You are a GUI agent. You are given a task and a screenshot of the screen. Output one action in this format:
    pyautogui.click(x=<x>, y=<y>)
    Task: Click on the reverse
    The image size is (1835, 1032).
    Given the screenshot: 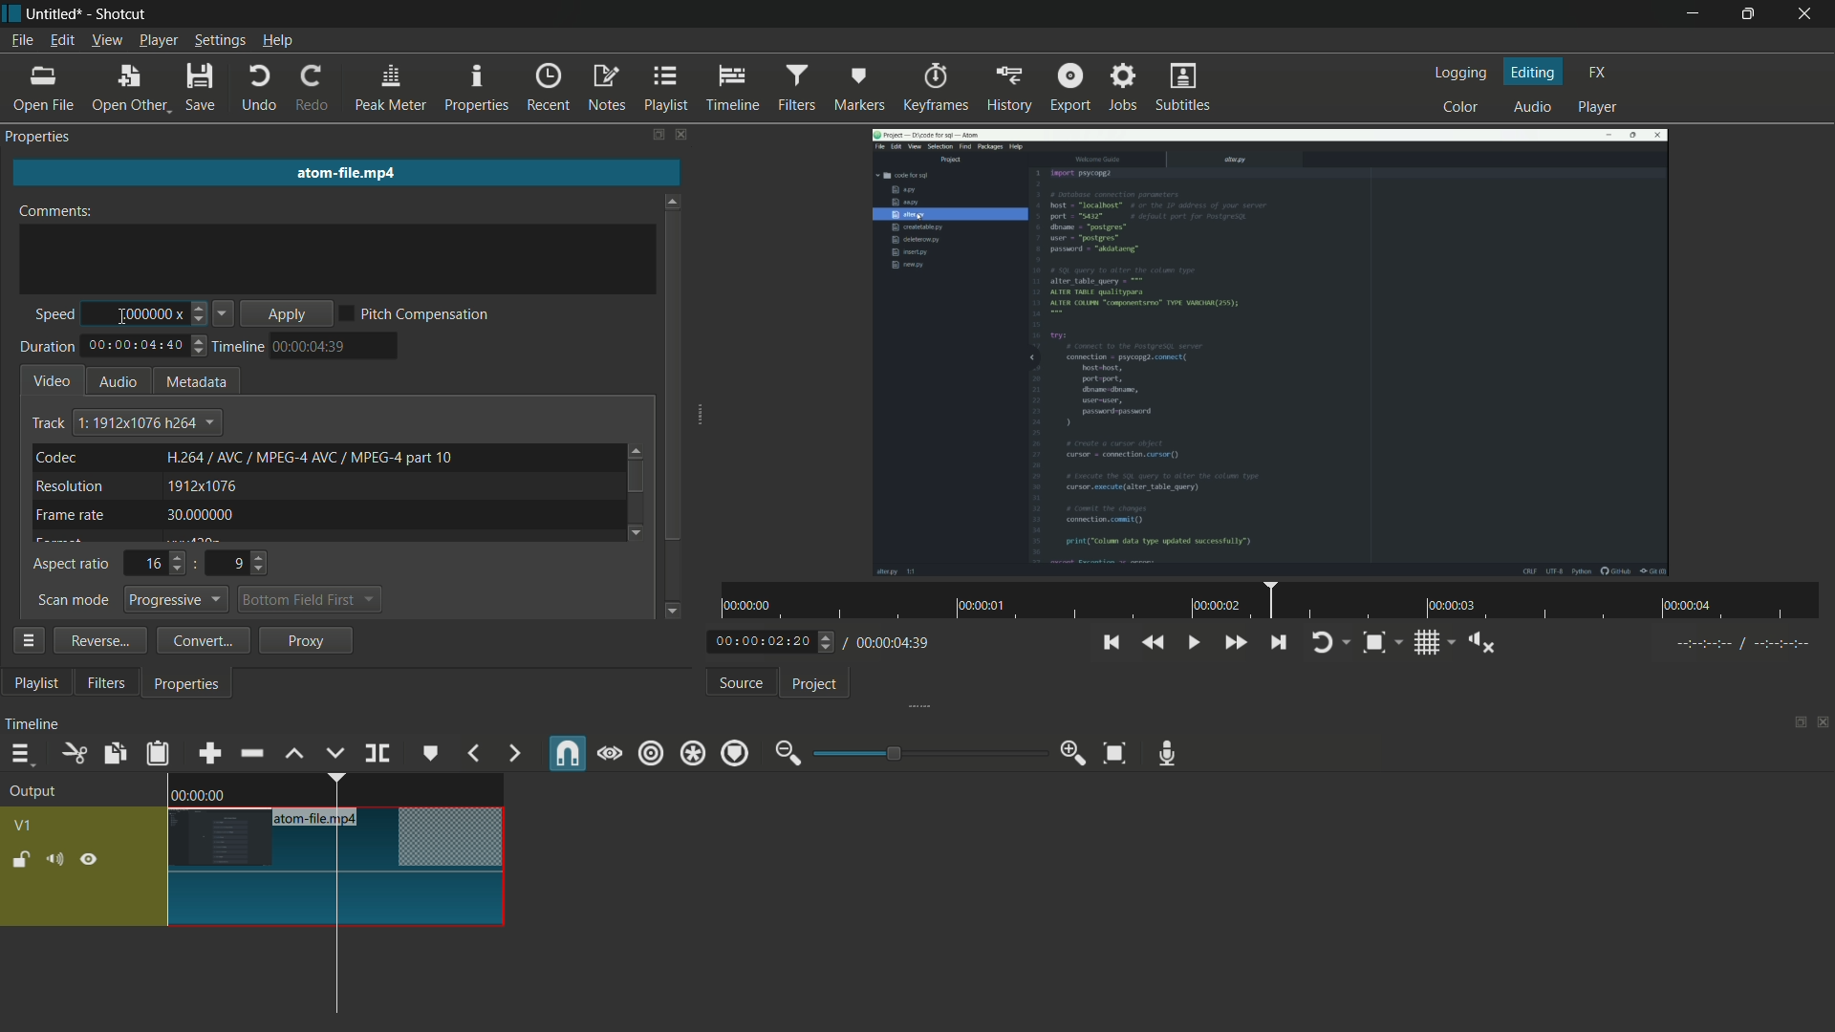 What is the action you would take?
    pyautogui.click(x=99, y=640)
    